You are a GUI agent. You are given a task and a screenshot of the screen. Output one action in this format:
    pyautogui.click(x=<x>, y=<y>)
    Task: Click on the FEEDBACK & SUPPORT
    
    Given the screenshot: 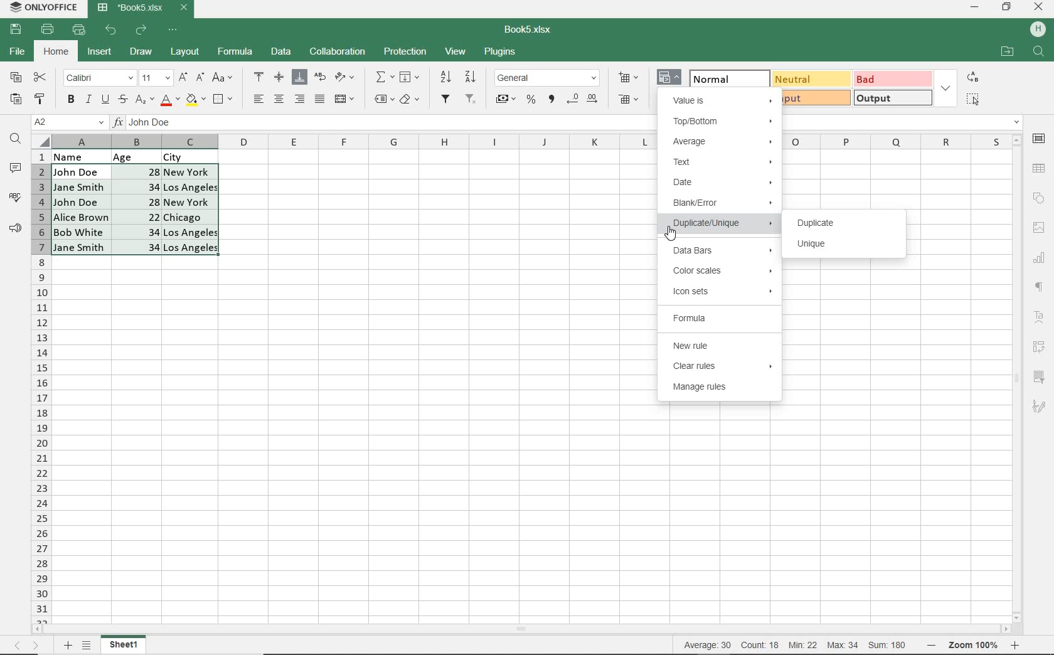 What is the action you would take?
    pyautogui.click(x=16, y=228)
    